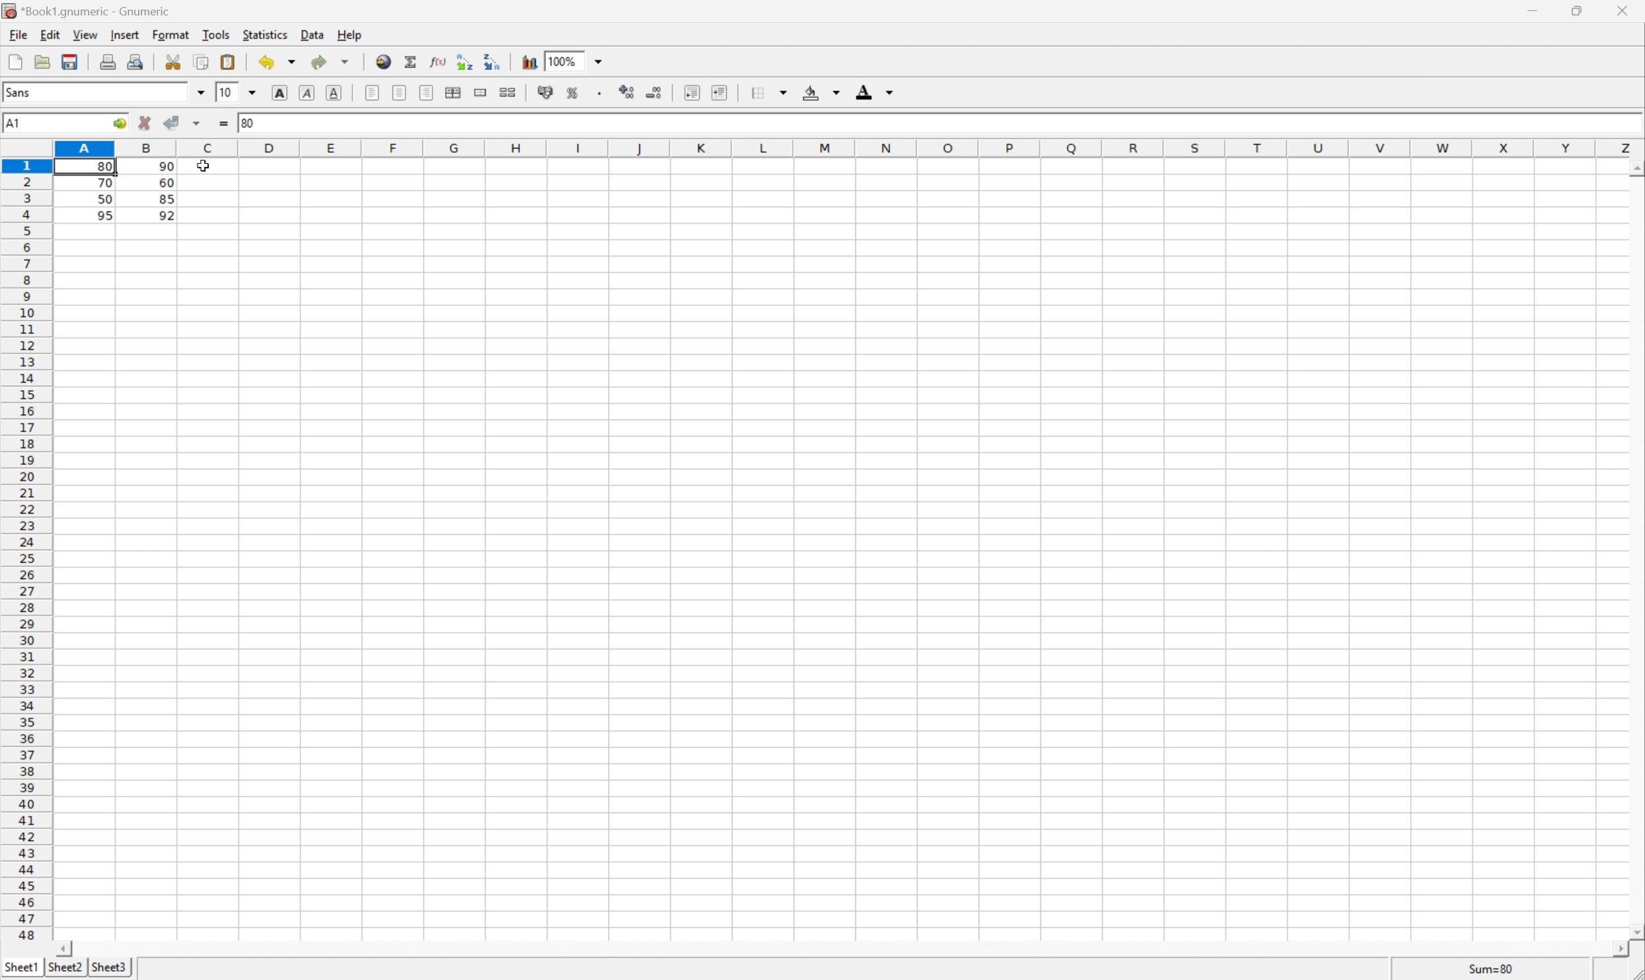  What do you see at coordinates (603, 90) in the screenshot?
I see `Set the format of the selected cells to include a thousands separator` at bounding box center [603, 90].